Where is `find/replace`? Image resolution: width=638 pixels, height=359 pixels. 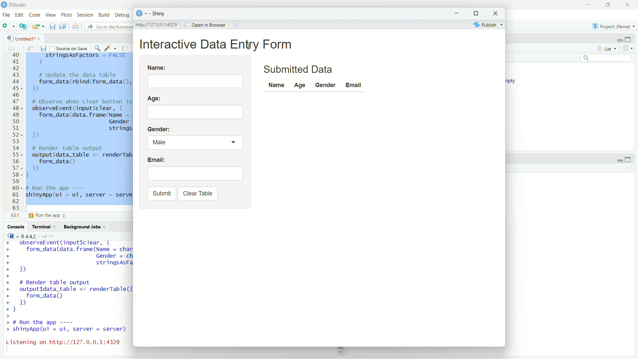 find/replace is located at coordinates (96, 48).